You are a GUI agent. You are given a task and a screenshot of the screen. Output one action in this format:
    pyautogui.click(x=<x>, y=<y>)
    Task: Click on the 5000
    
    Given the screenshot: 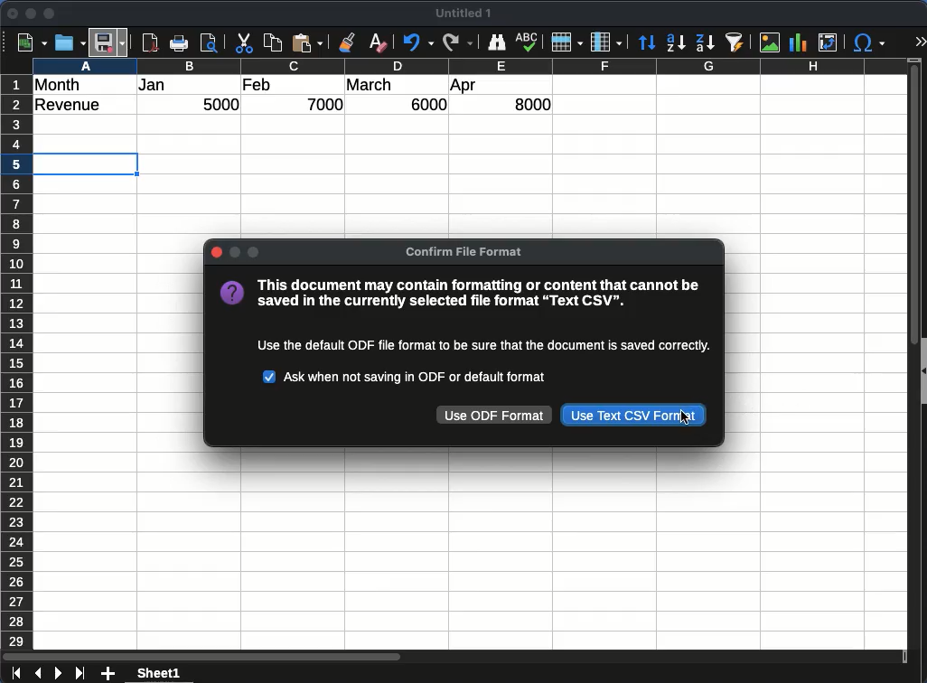 What is the action you would take?
    pyautogui.click(x=223, y=106)
    